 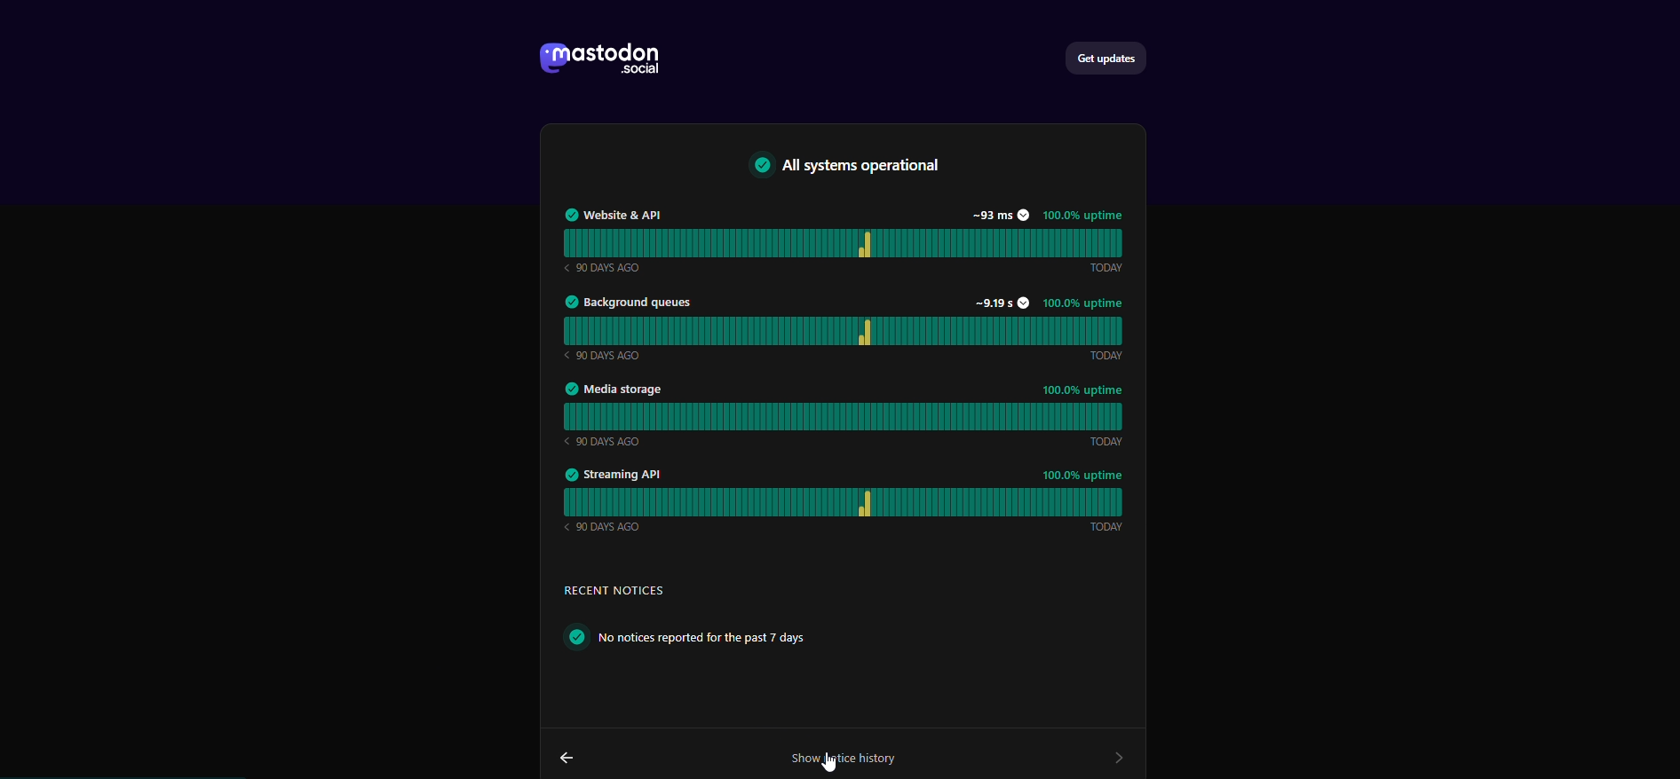 I want to click on streaming api status, so click(x=847, y=504).